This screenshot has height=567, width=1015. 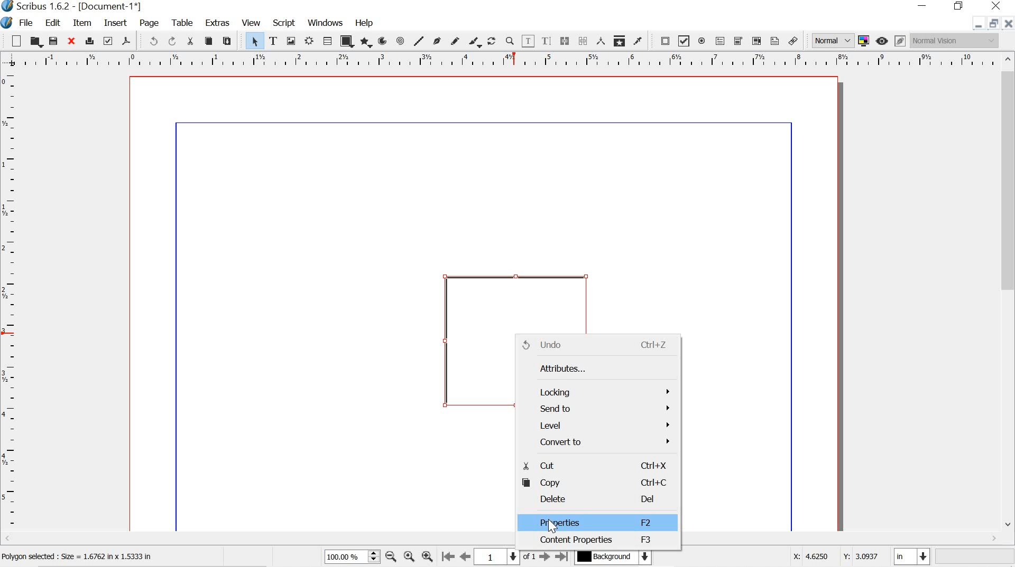 I want to click on PAGE, so click(x=150, y=23).